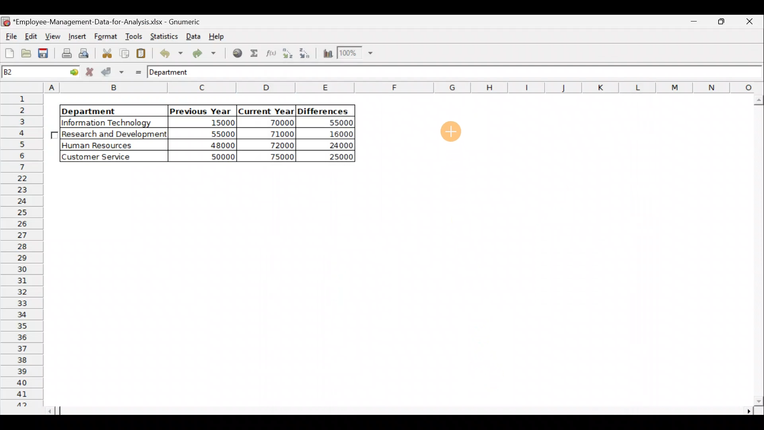  Describe the element at coordinates (136, 71) in the screenshot. I see `Enter formula` at that location.